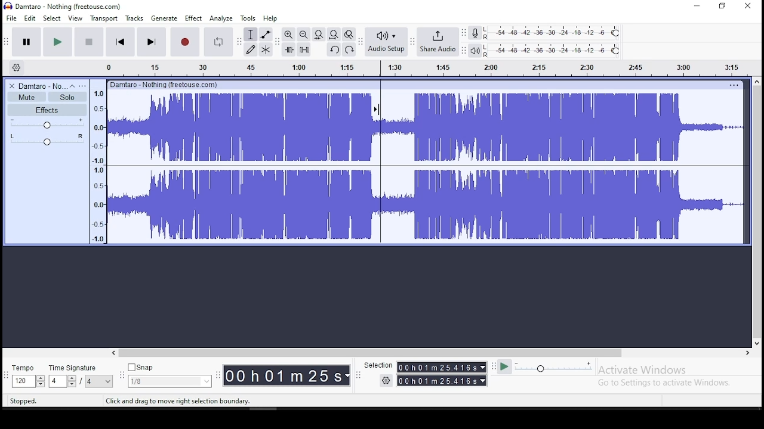 This screenshot has width=764, height=429. What do you see at coordinates (556, 368) in the screenshot?
I see `playback speed` at bounding box center [556, 368].